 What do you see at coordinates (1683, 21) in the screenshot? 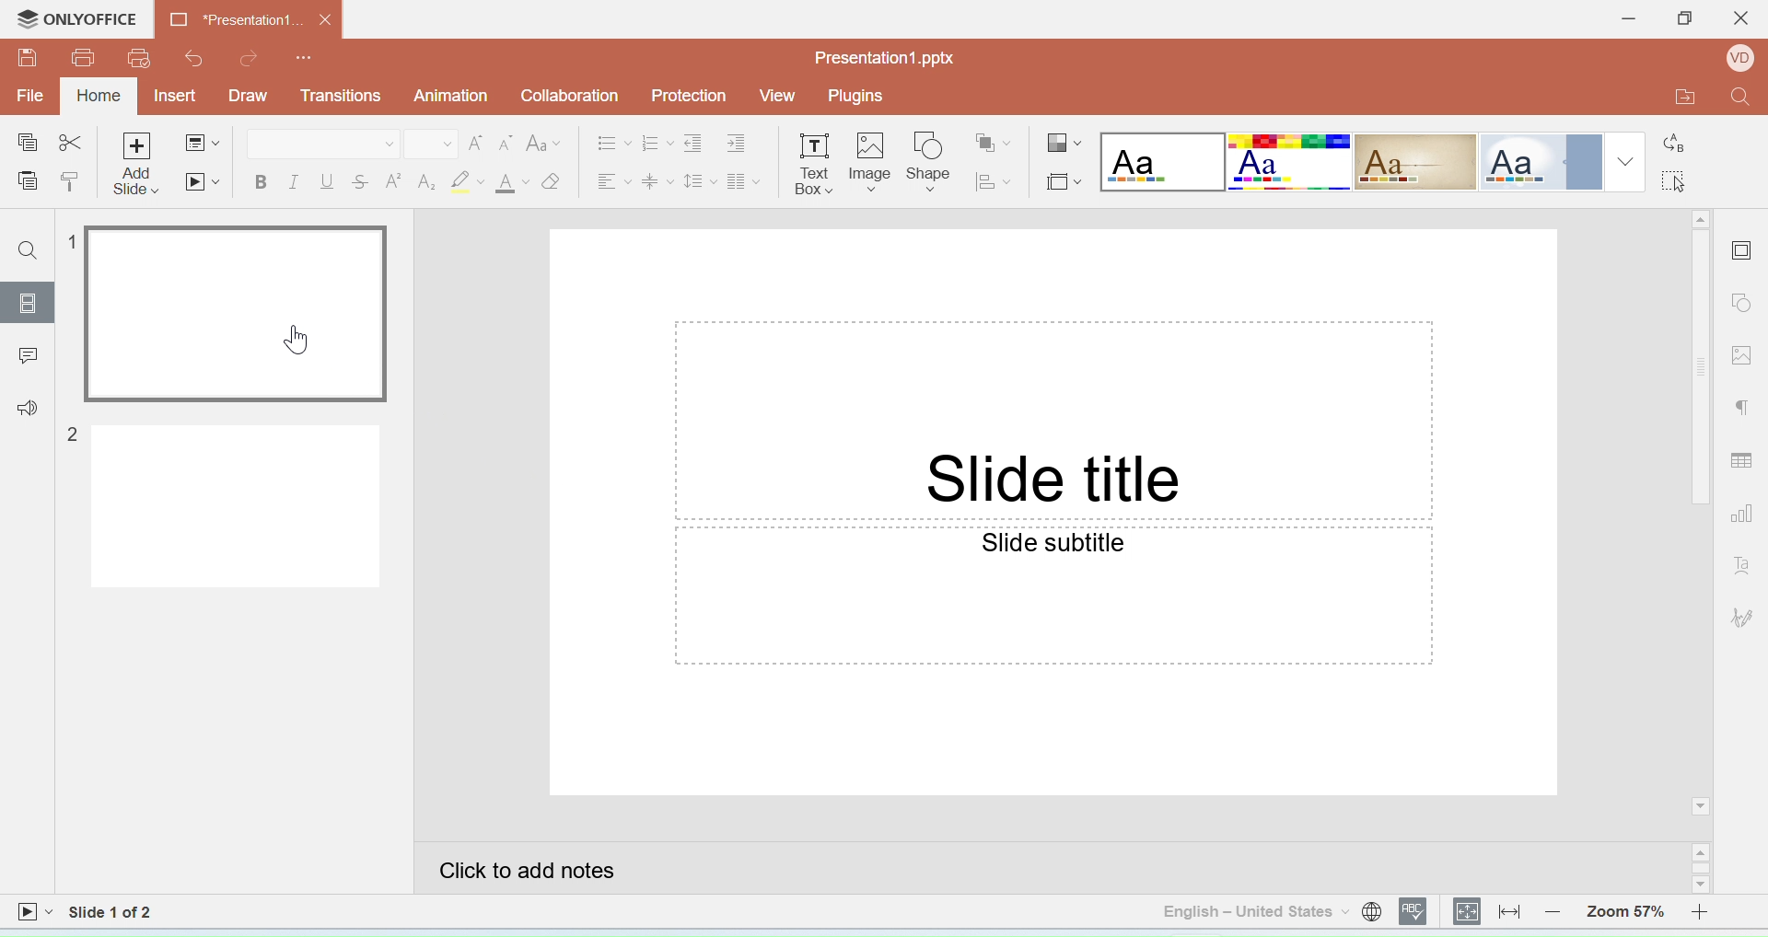
I see `Maximize` at bounding box center [1683, 21].